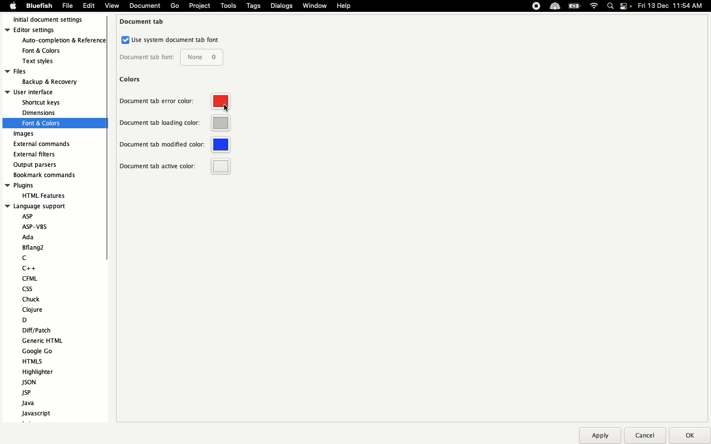 The height and width of the screenshot is (444, 711). Describe the element at coordinates (89, 5) in the screenshot. I see `Edit` at that location.